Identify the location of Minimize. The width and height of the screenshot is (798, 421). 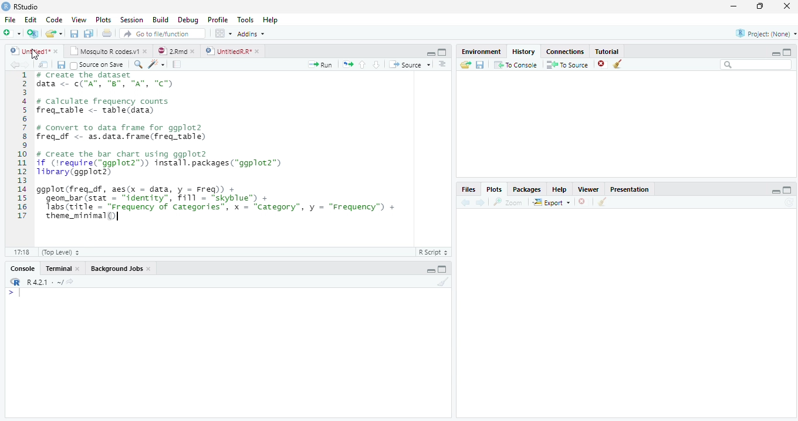
(429, 53).